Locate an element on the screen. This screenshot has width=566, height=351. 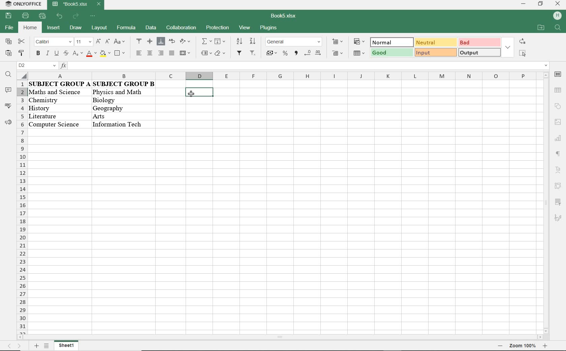
clear is located at coordinates (221, 54).